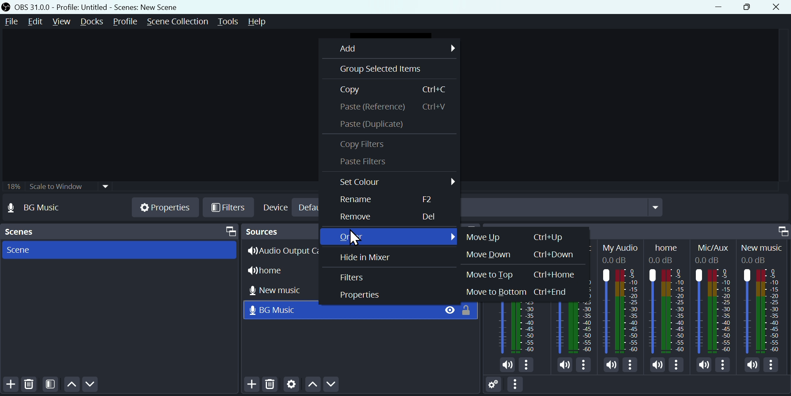 The image size is (791, 396). Describe the element at coordinates (518, 327) in the screenshot. I see `Audio Output` at that location.